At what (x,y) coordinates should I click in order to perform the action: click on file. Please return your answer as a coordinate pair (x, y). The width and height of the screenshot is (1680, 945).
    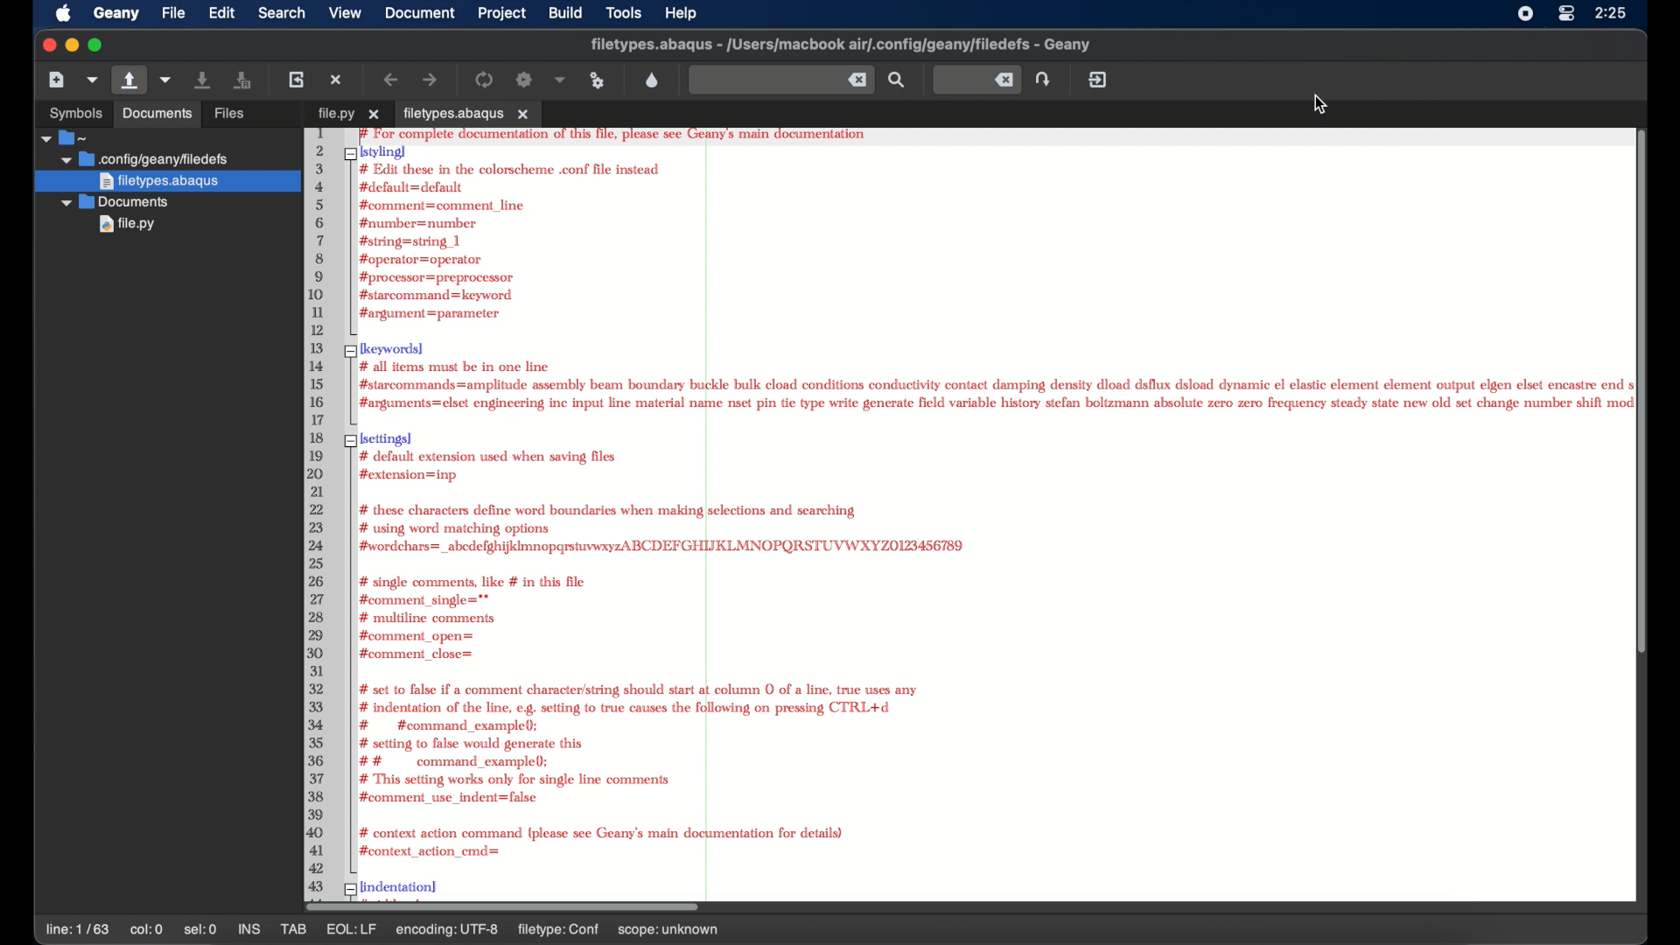
    Looking at the image, I should click on (146, 158).